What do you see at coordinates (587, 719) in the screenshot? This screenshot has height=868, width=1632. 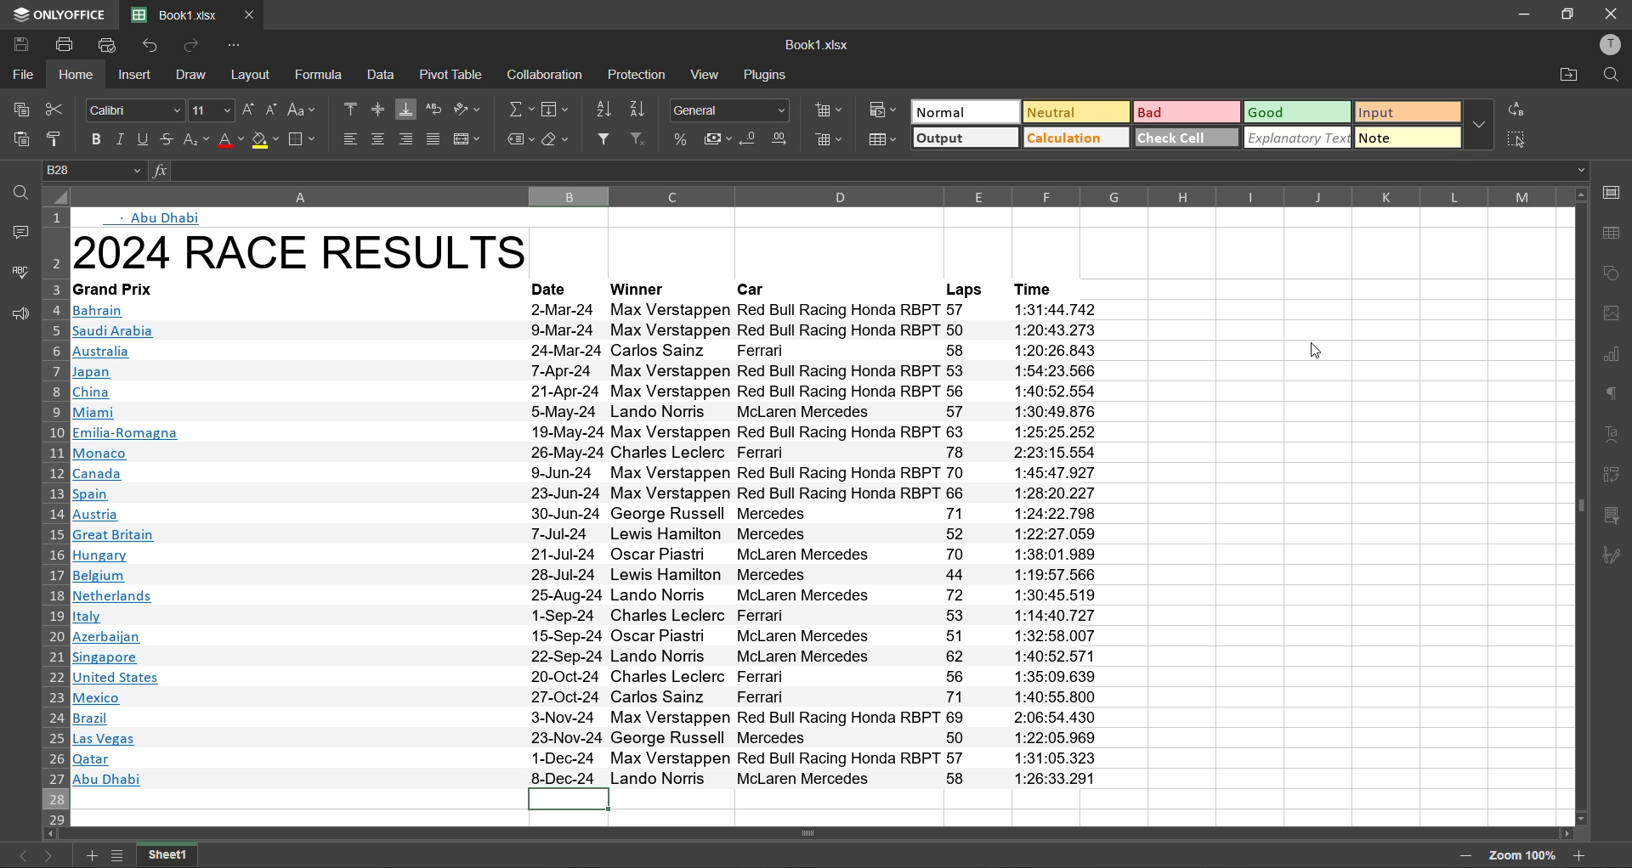 I see `Brazil 33-Nov-24 Max Verstappen Red Bull Racing Honda RBPT 69 2:06:54 .430` at bounding box center [587, 719].